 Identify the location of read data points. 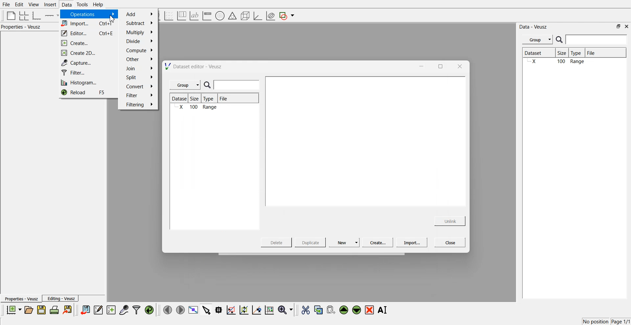
(219, 310).